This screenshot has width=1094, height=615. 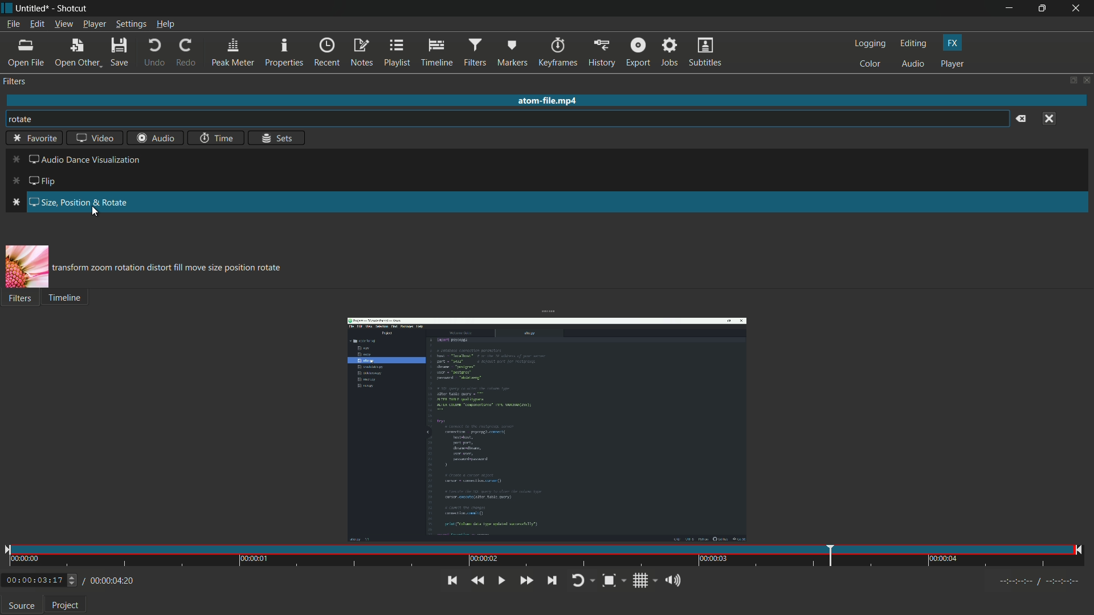 I want to click on quickly play backward, so click(x=479, y=581).